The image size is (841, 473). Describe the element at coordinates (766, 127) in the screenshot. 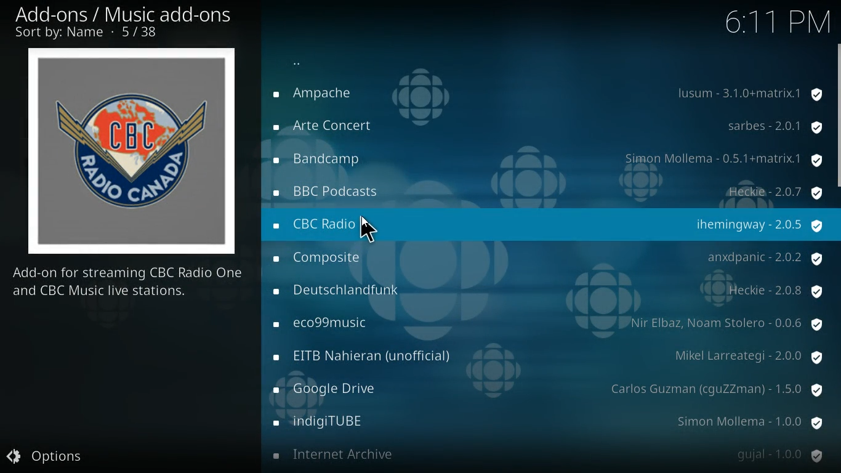

I see `protection` at that location.